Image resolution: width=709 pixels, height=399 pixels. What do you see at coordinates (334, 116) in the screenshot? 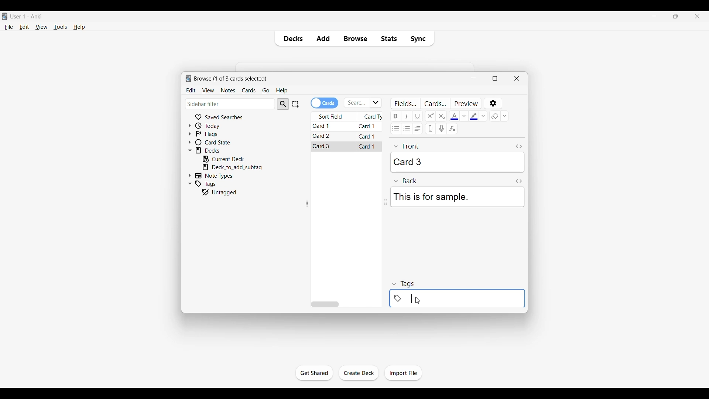
I see `Sort field column` at bounding box center [334, 116].